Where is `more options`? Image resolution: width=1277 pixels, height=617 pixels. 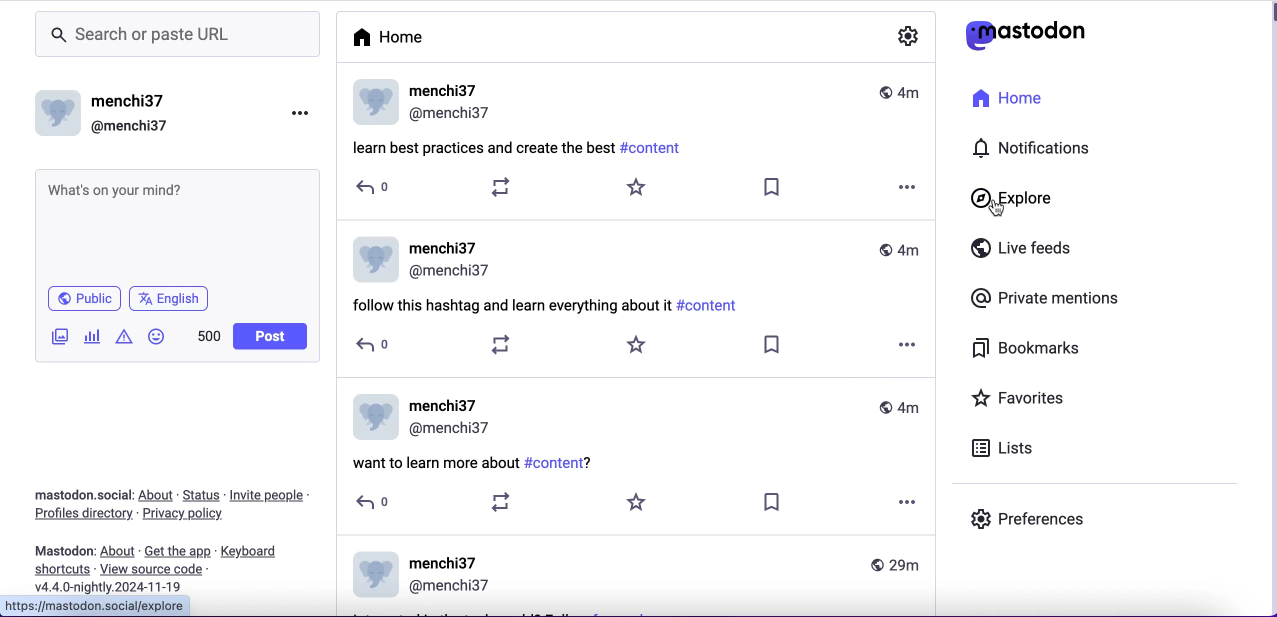 more options is located at coordinates (909, 186).